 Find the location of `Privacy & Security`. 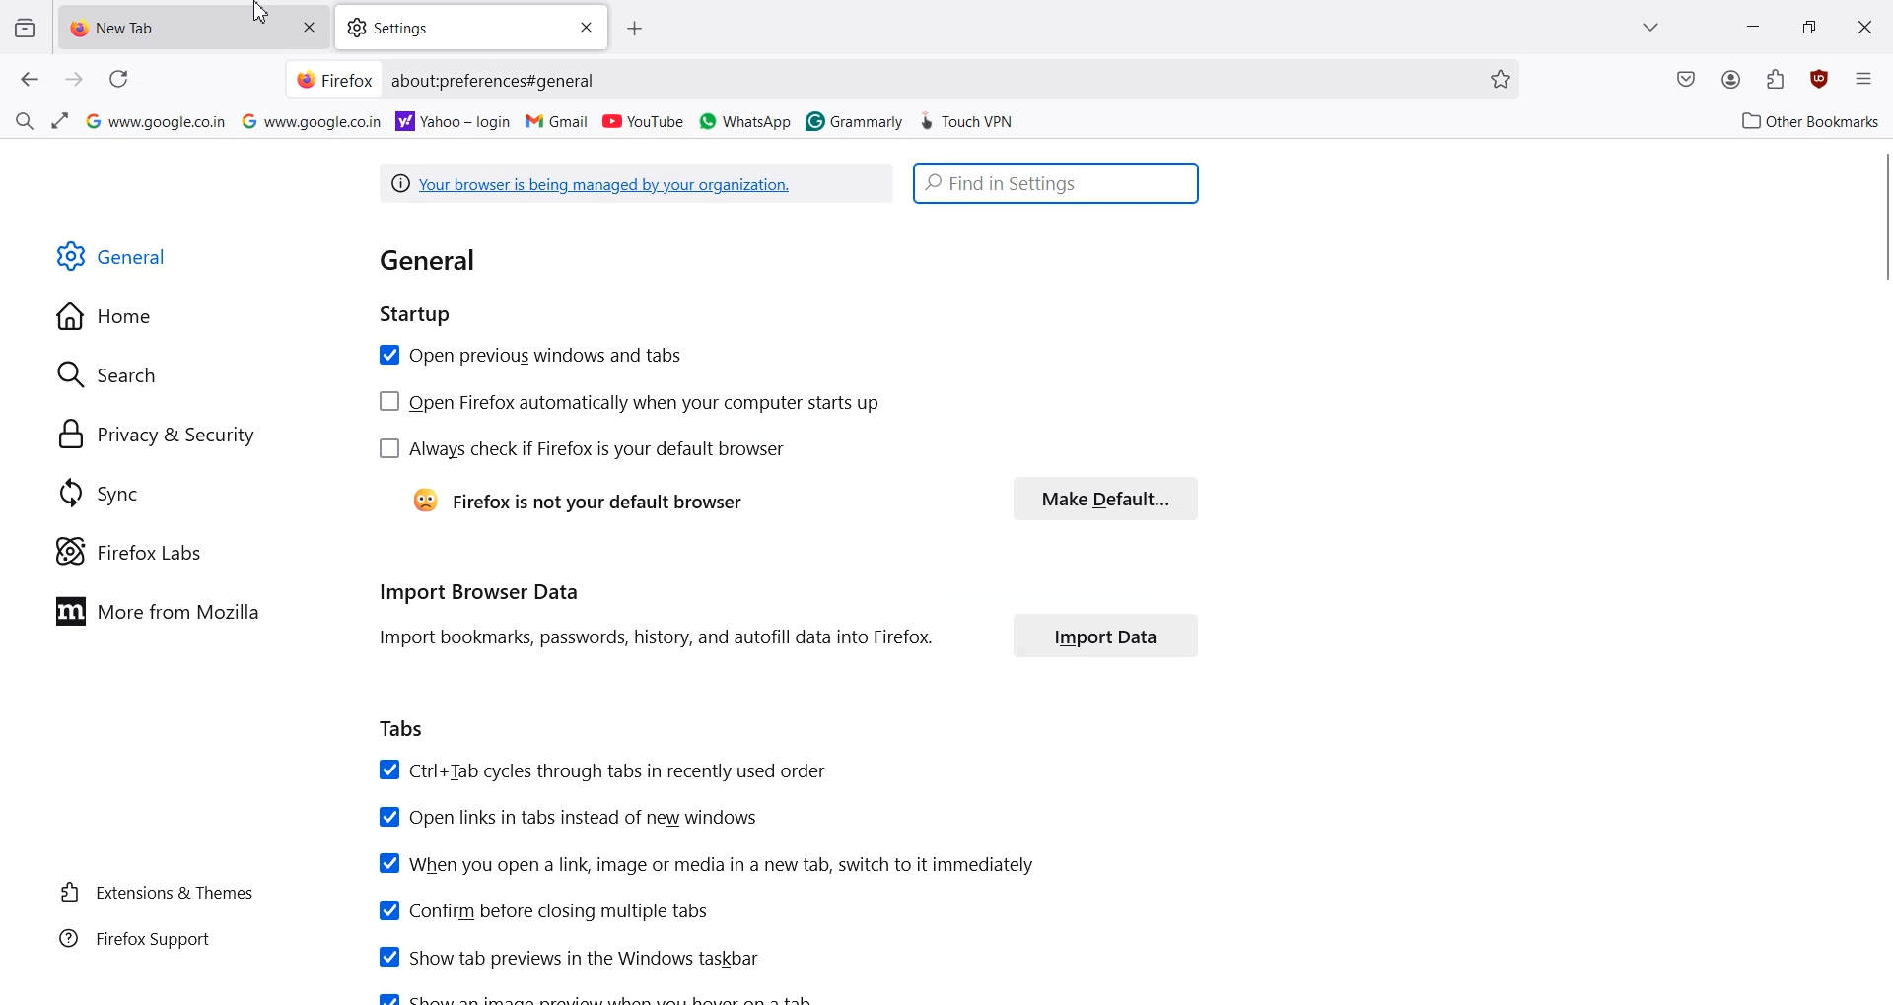

Privacy & Security is located at coordinates (159, 435).